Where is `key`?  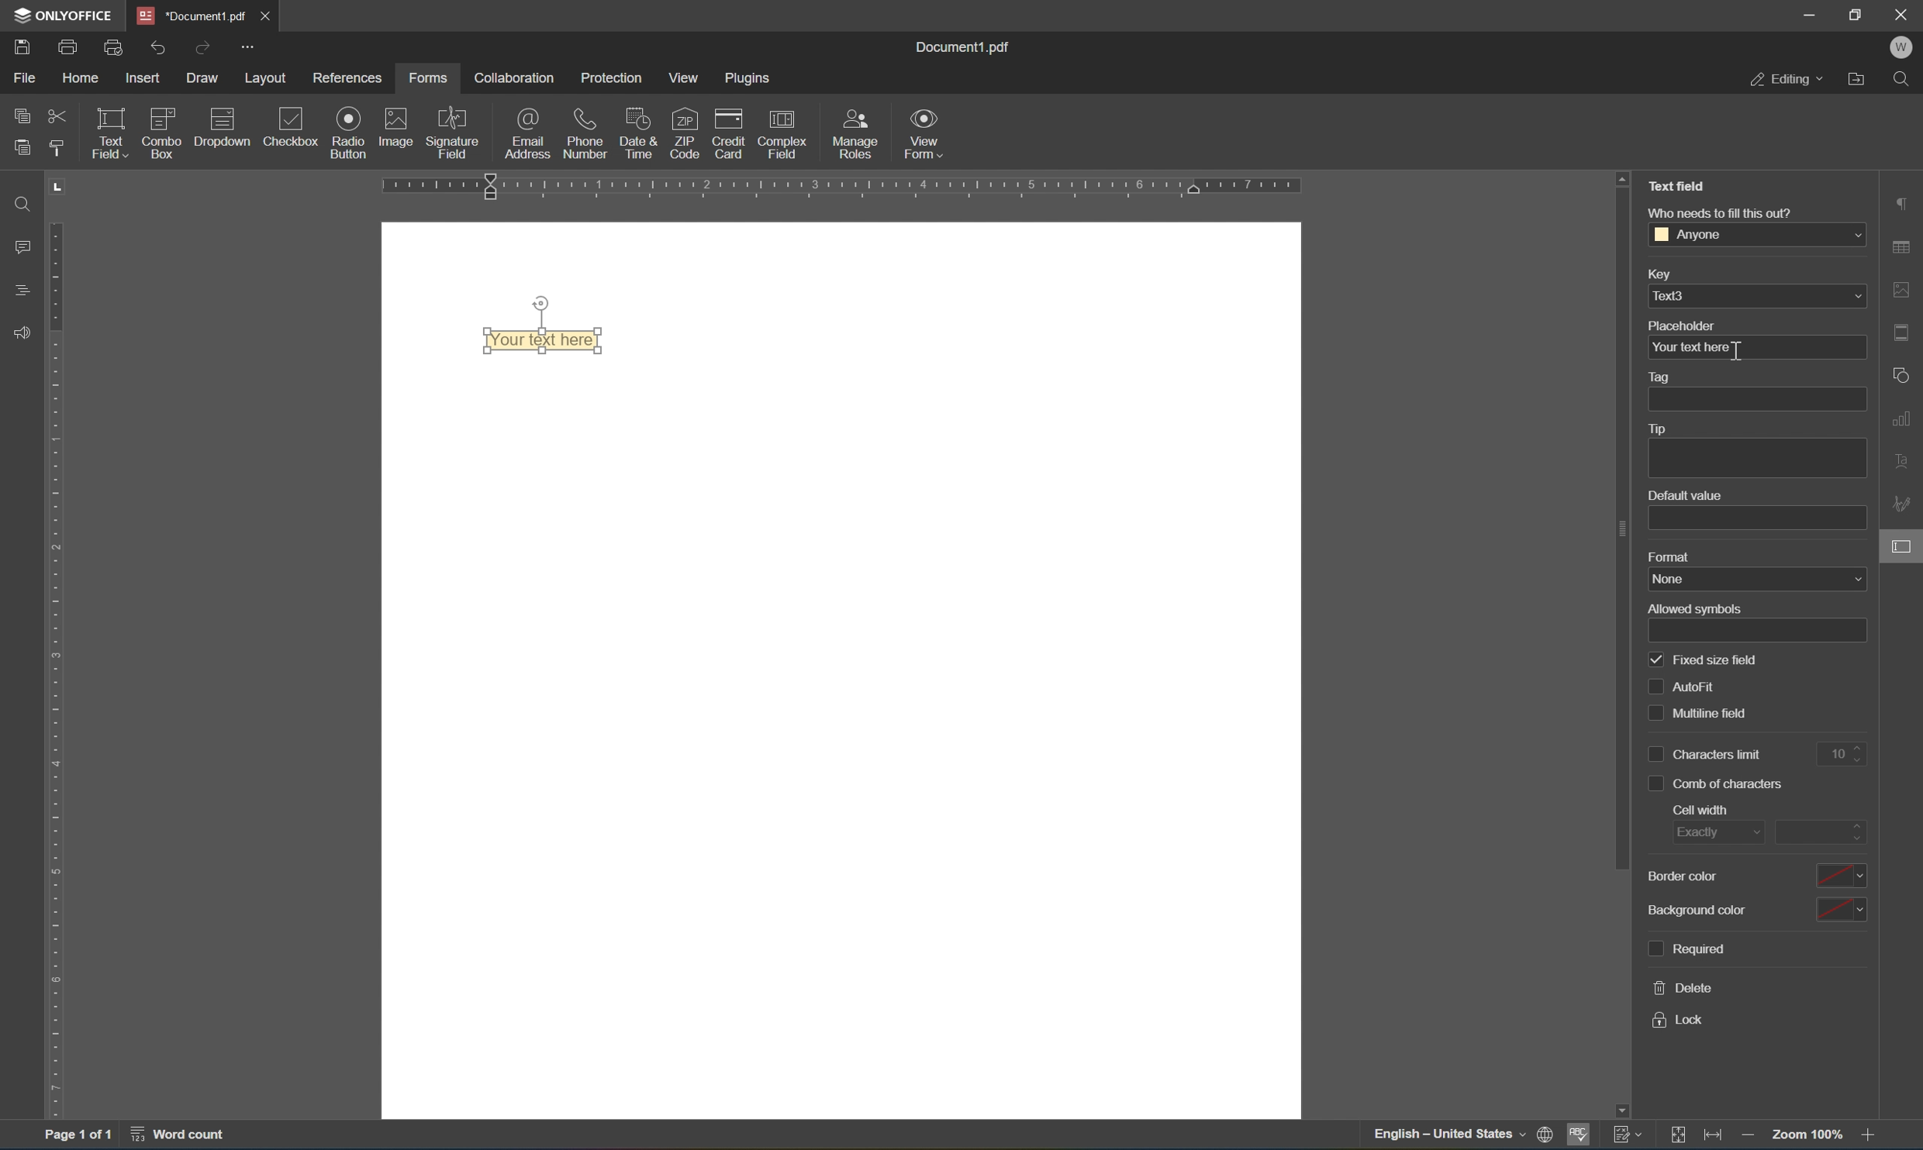 key is located at coordinates (1669, 274).